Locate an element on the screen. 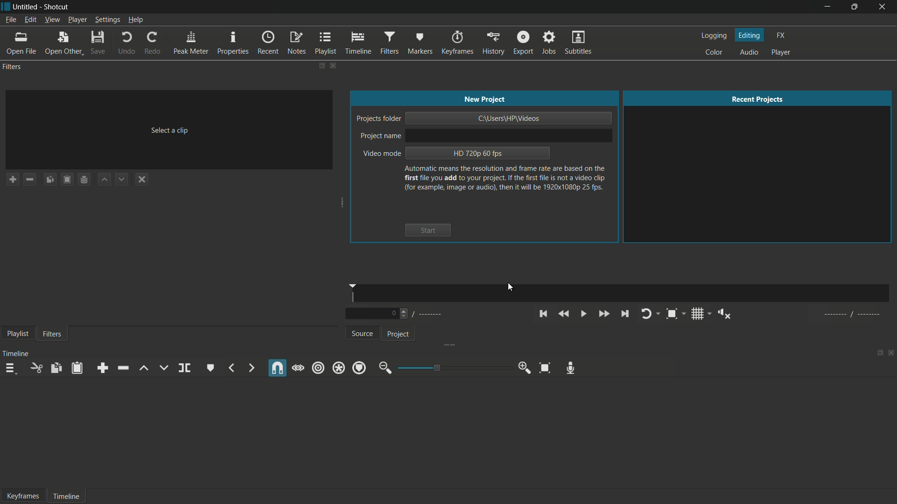 The height and width of the screenshot is (504, 897). filters is located at coordinates (13, 67).